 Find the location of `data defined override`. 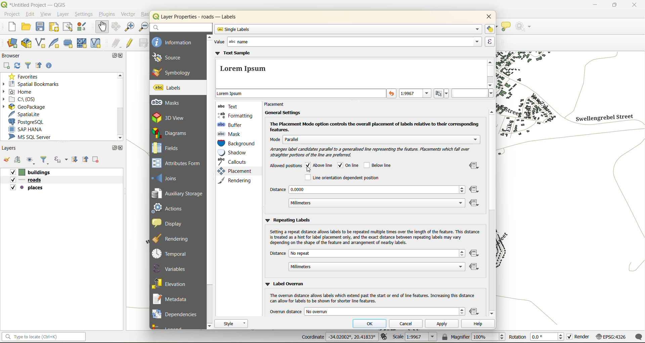

data defined override is located at coordinates (475, 312).